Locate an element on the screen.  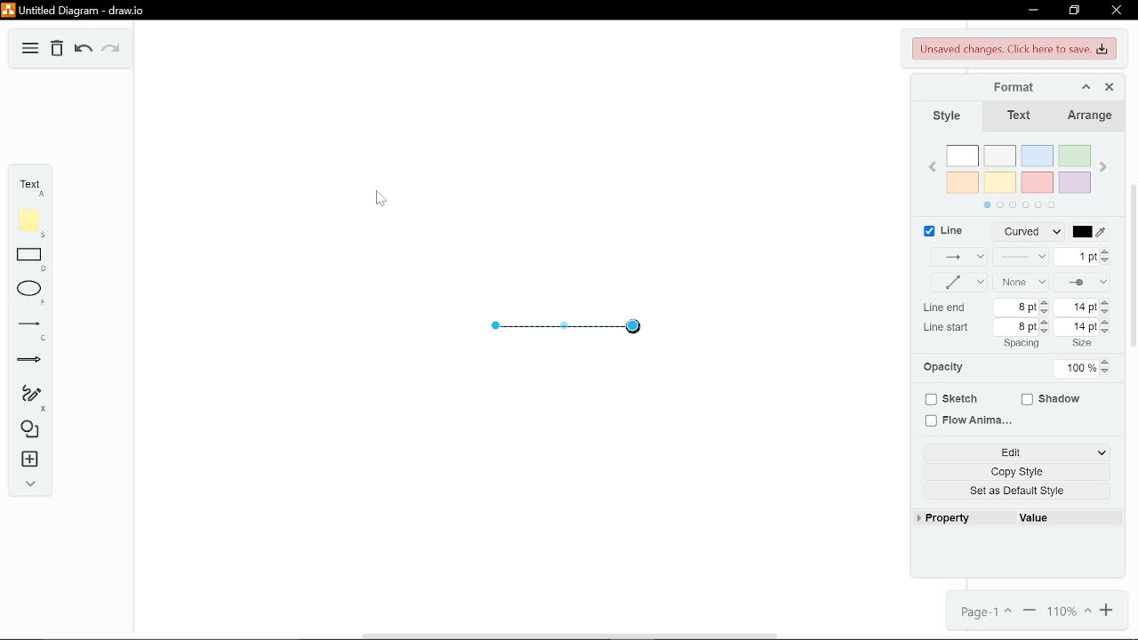
Rectangle is located at coordinates (30, 260).